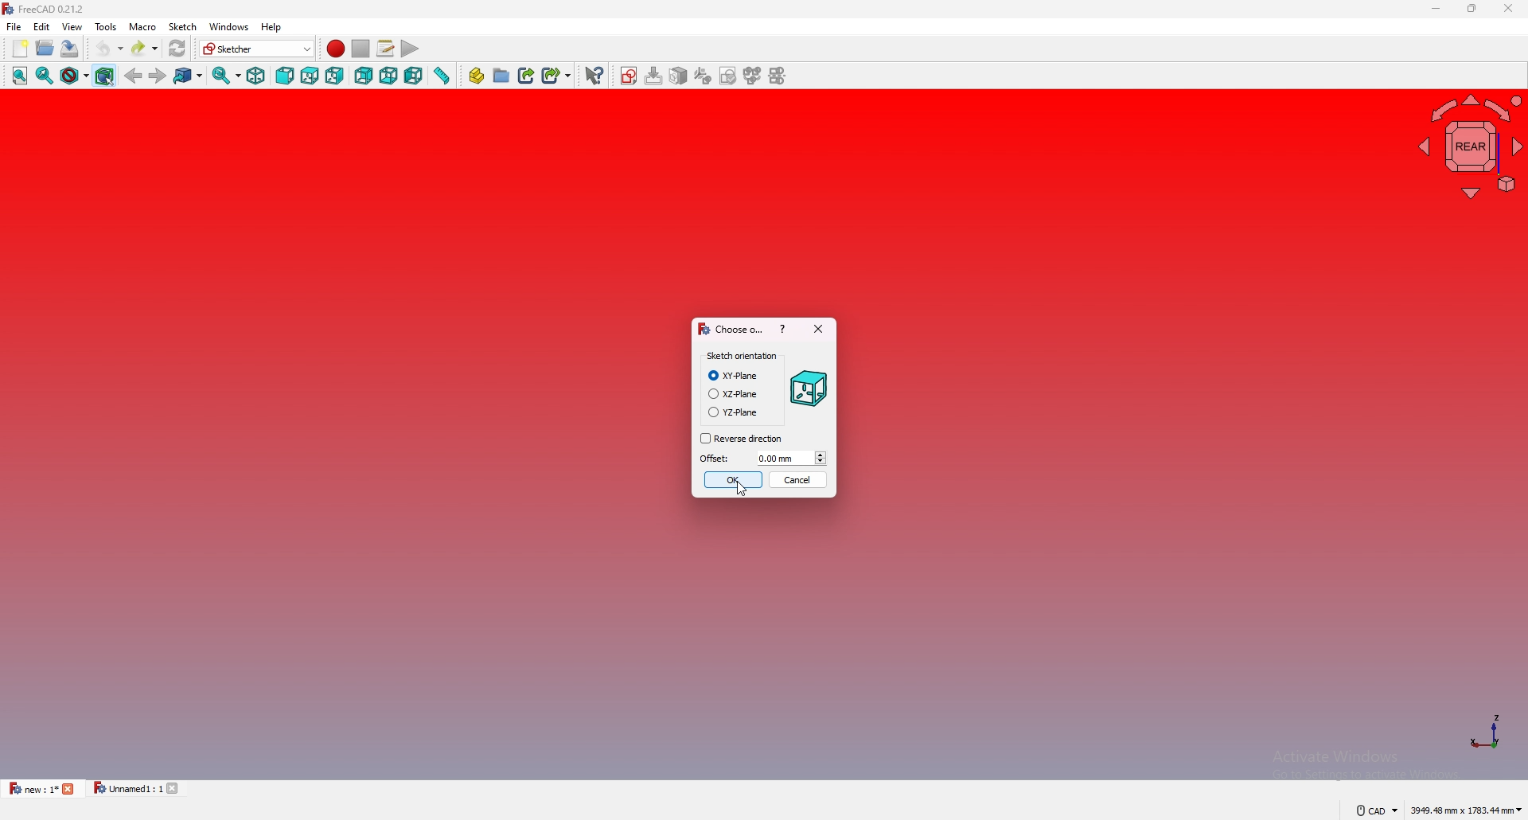 This screenshot has height=820, width=1528. What do you see at coordinates (19, 76) in the screenshot?
I see `fit all` at bounding box center [19, 76].